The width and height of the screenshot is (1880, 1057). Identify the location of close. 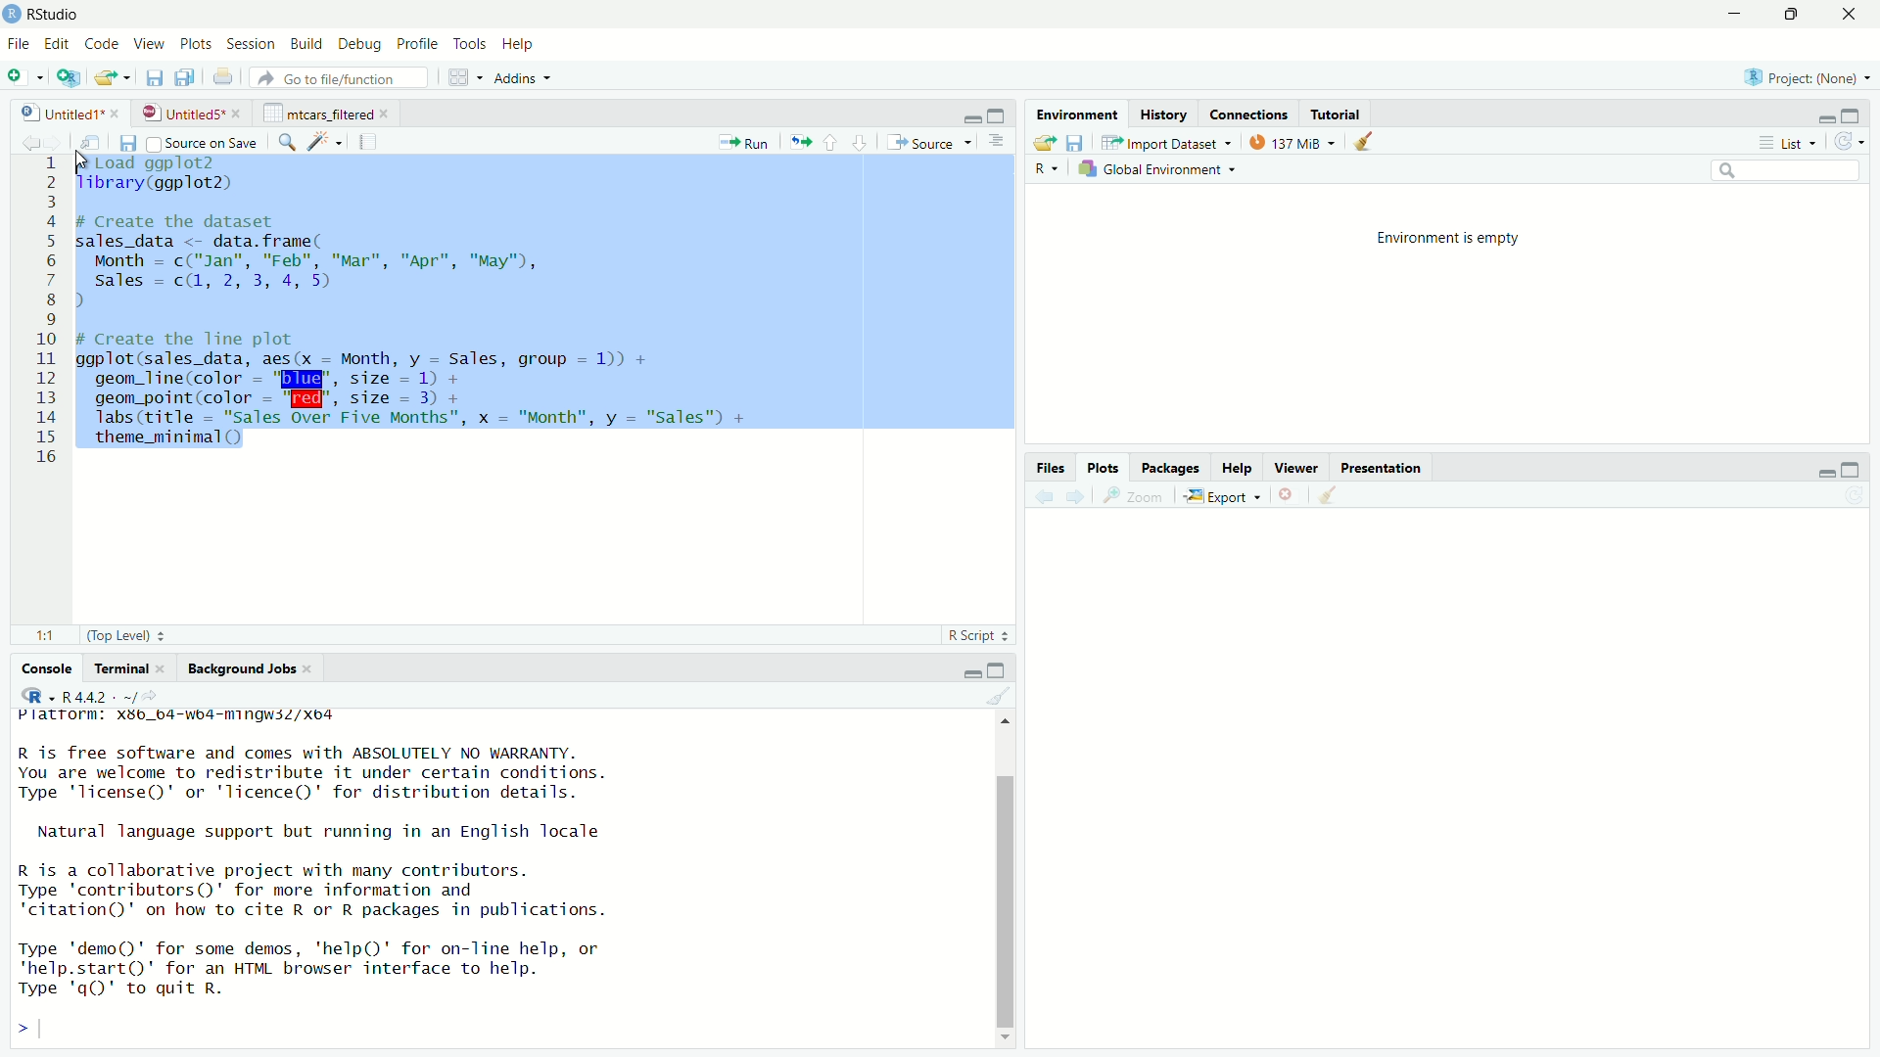
(310, 668).